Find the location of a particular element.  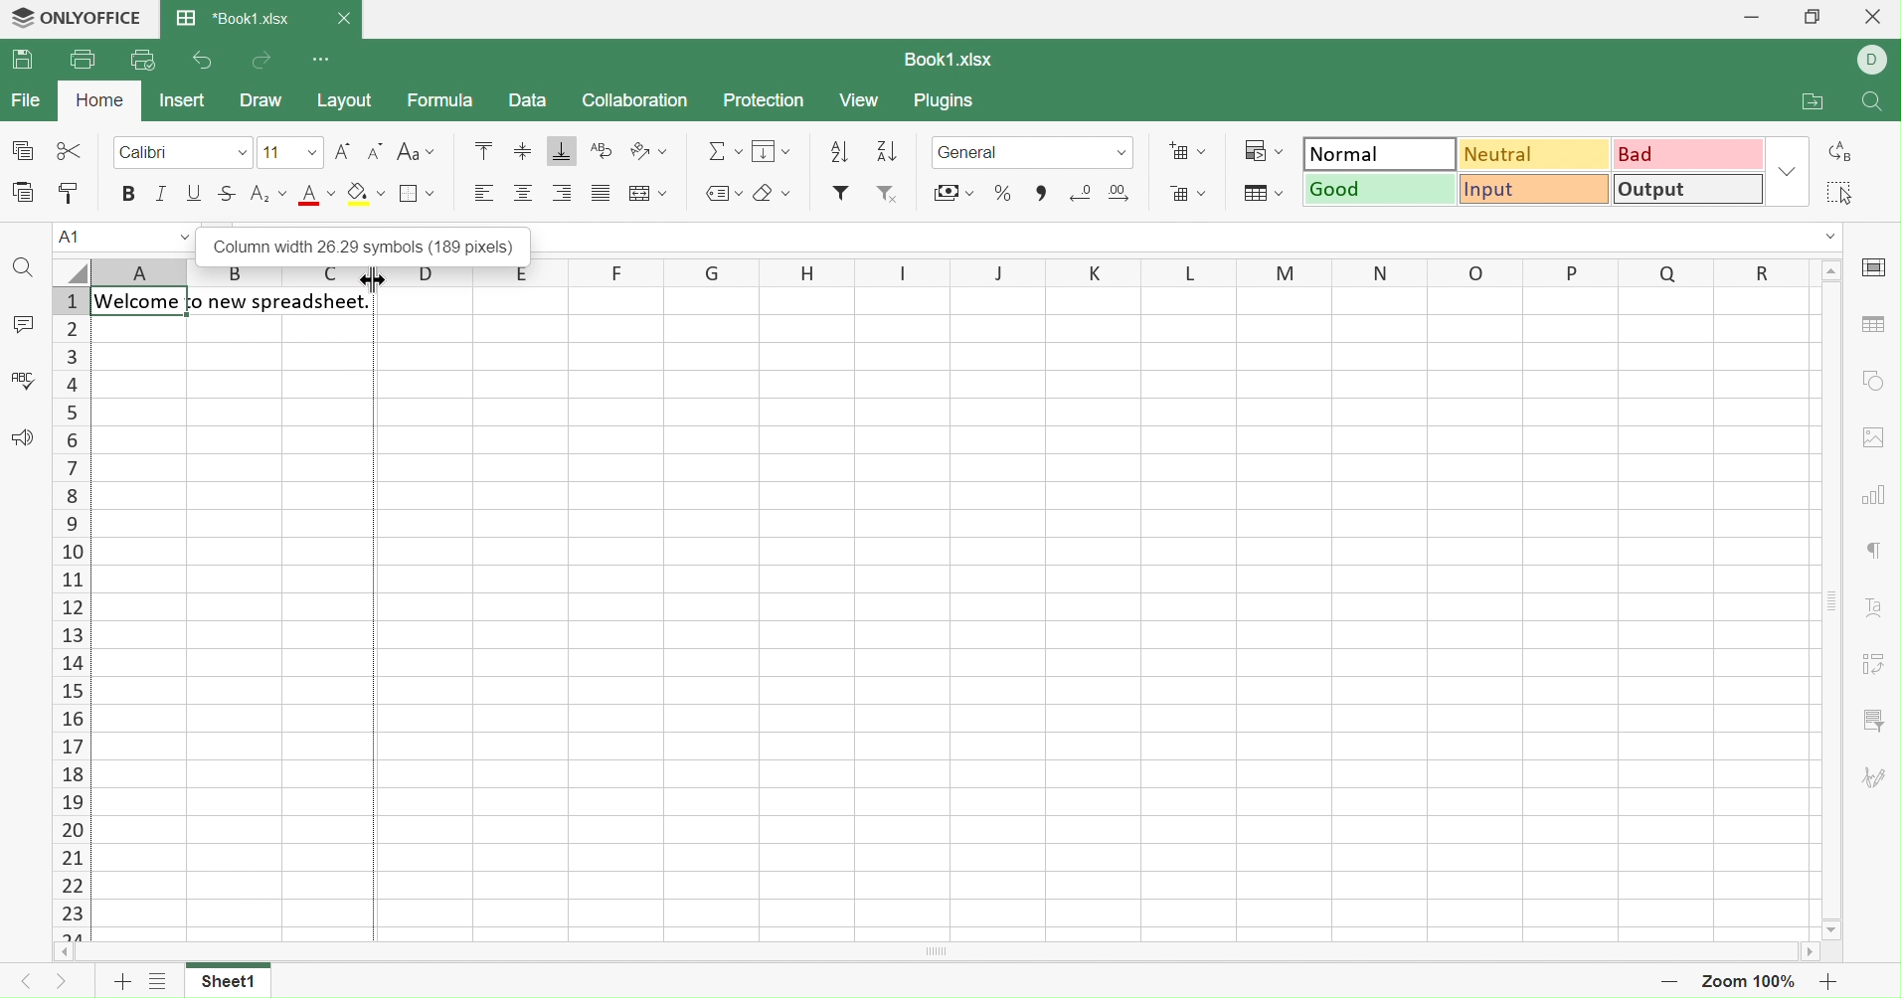

Underline is located at coordinates (196, 193).